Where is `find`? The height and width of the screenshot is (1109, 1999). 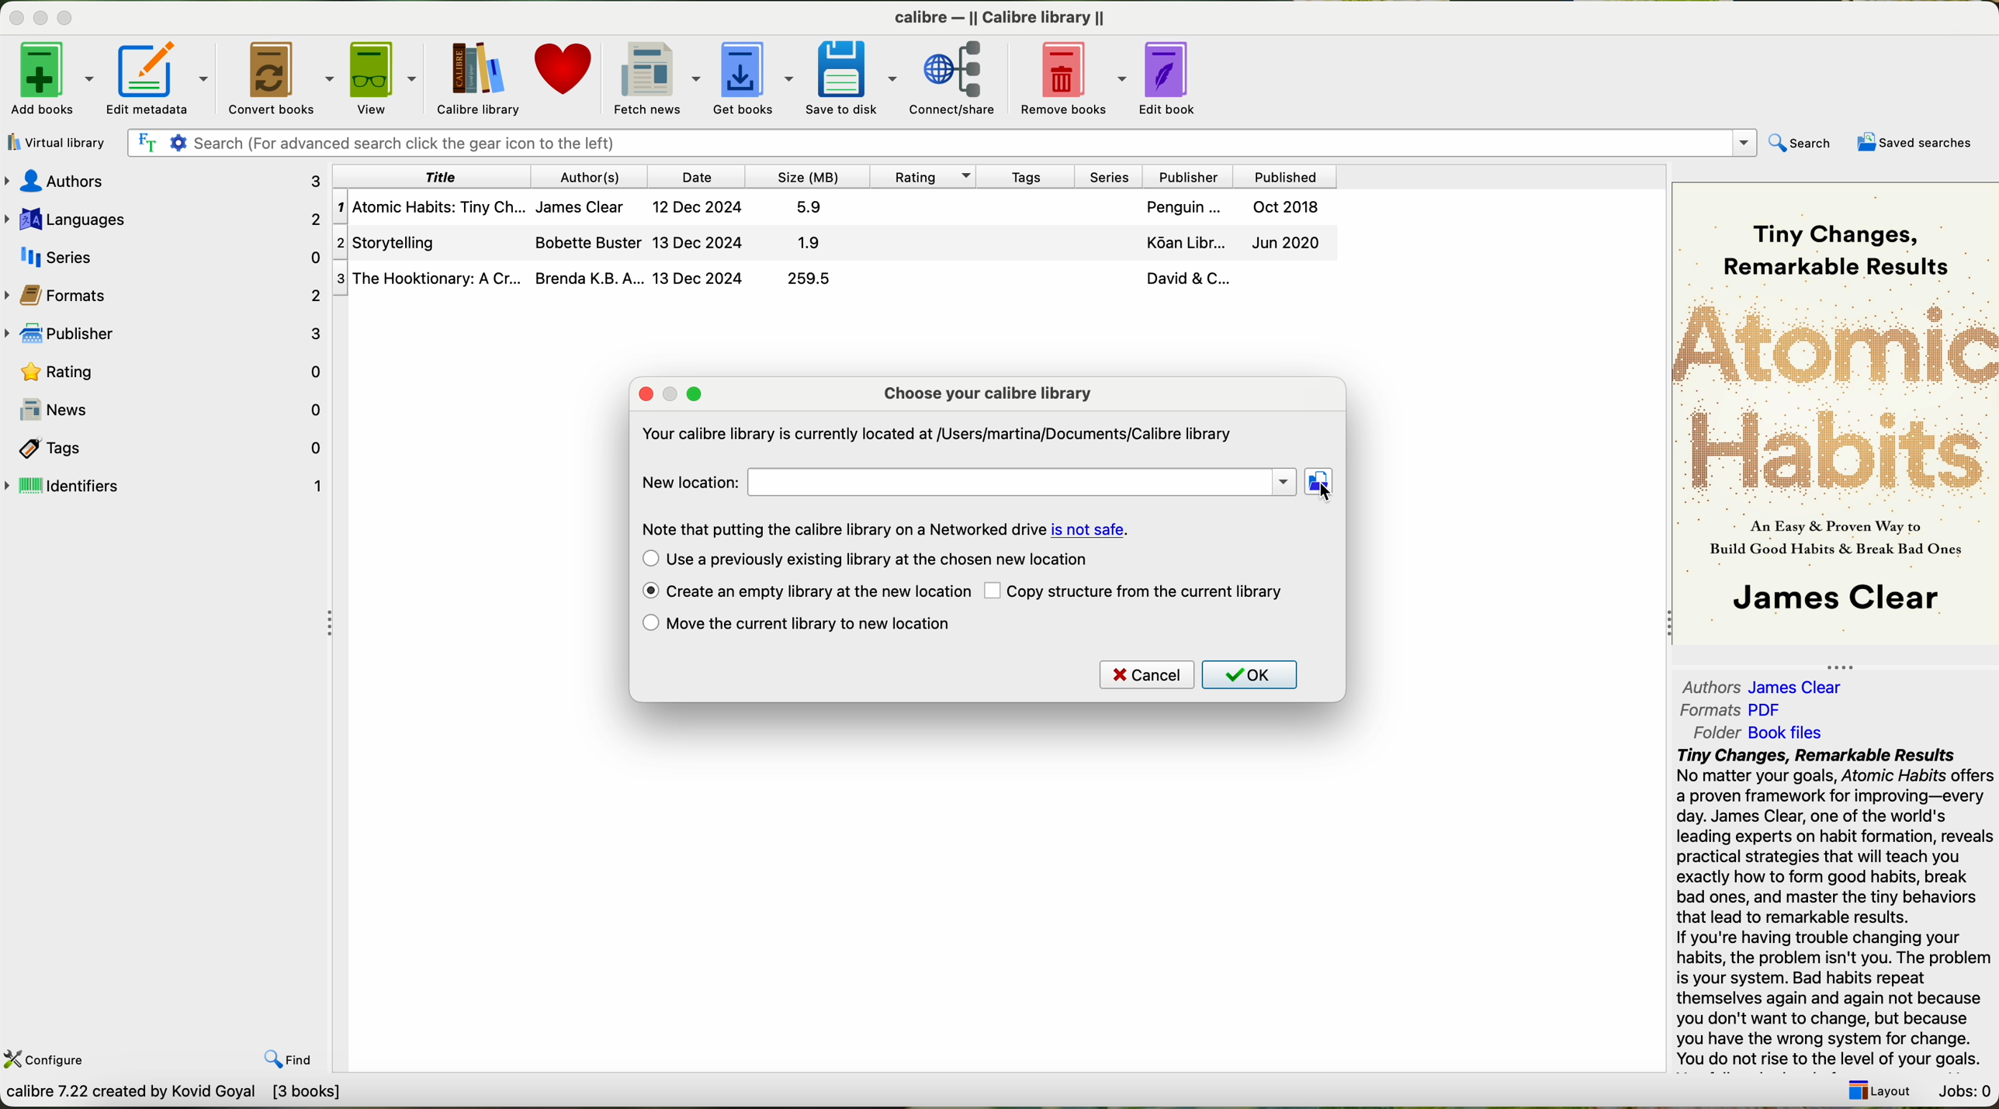
find is located at coordinates (276, 1048).